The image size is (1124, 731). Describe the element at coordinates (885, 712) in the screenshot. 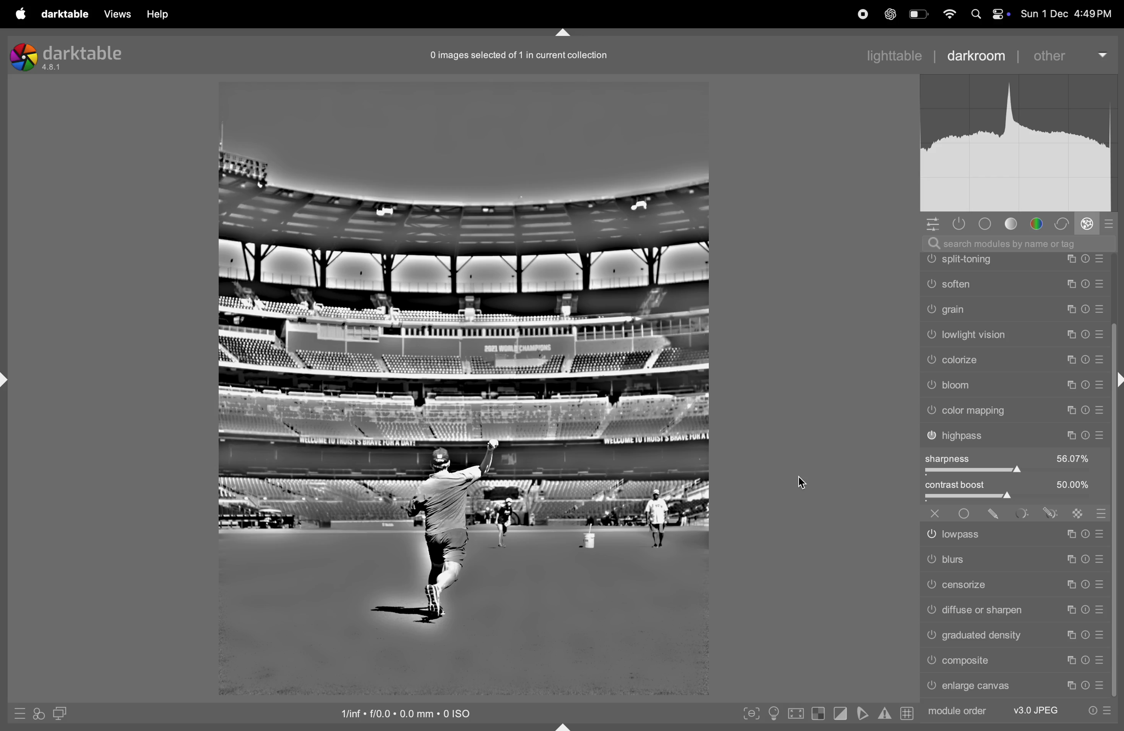

I see `toggle gamut checking` at that location.